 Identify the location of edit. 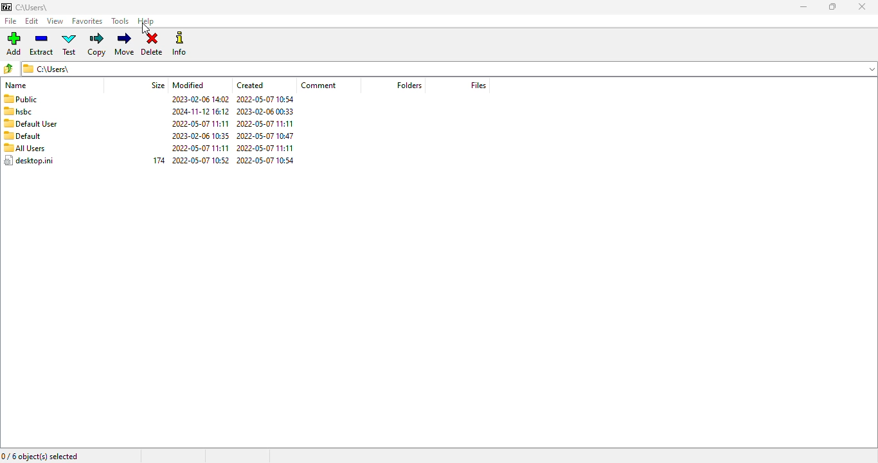
(31, 21).